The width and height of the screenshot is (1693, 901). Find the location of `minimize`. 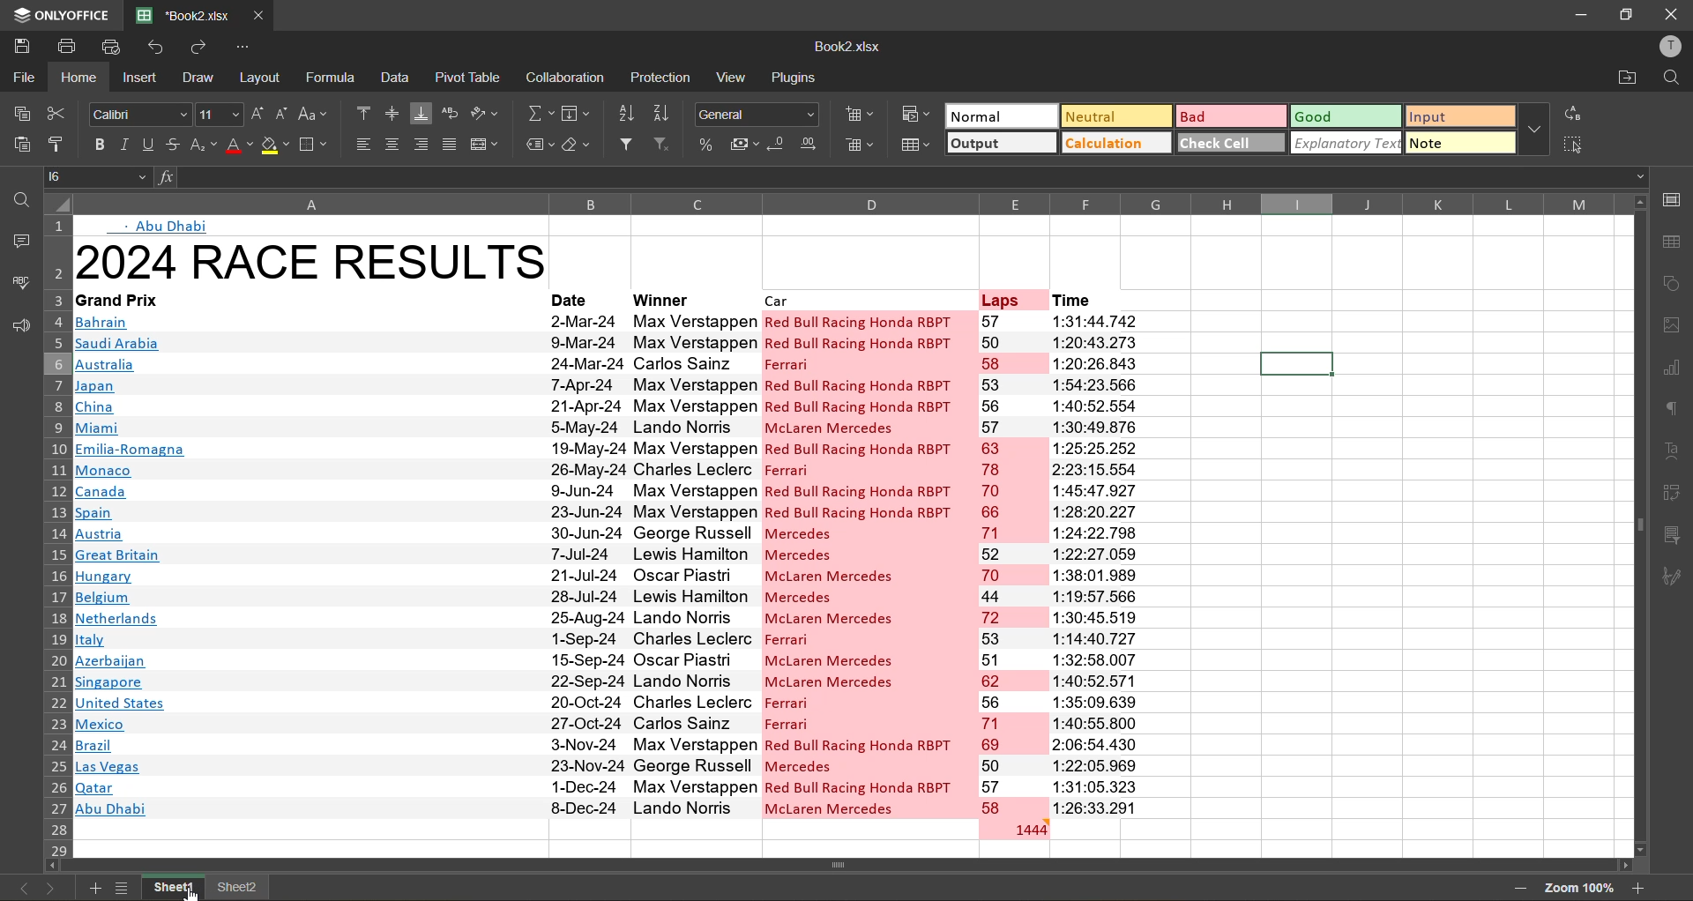

minimize is located at coordinates (1575, 16).